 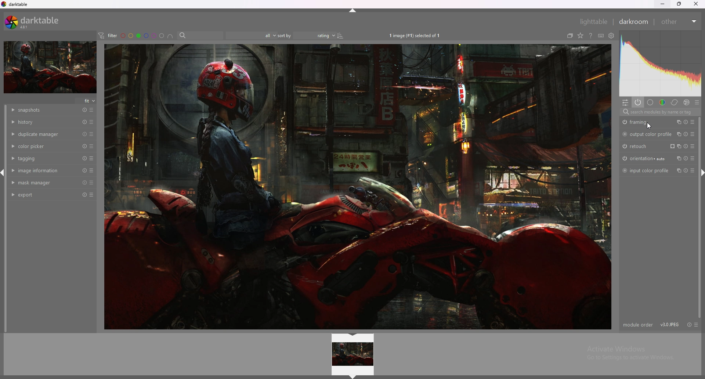 I want to click on quic access panel, so click(x=625, y=103).